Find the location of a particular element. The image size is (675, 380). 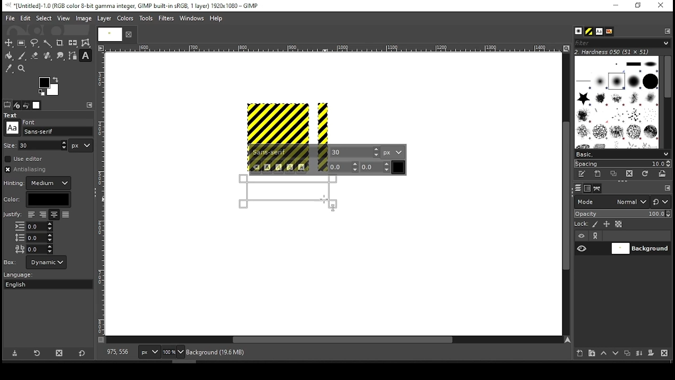

 is located at coordinates (108, 34).